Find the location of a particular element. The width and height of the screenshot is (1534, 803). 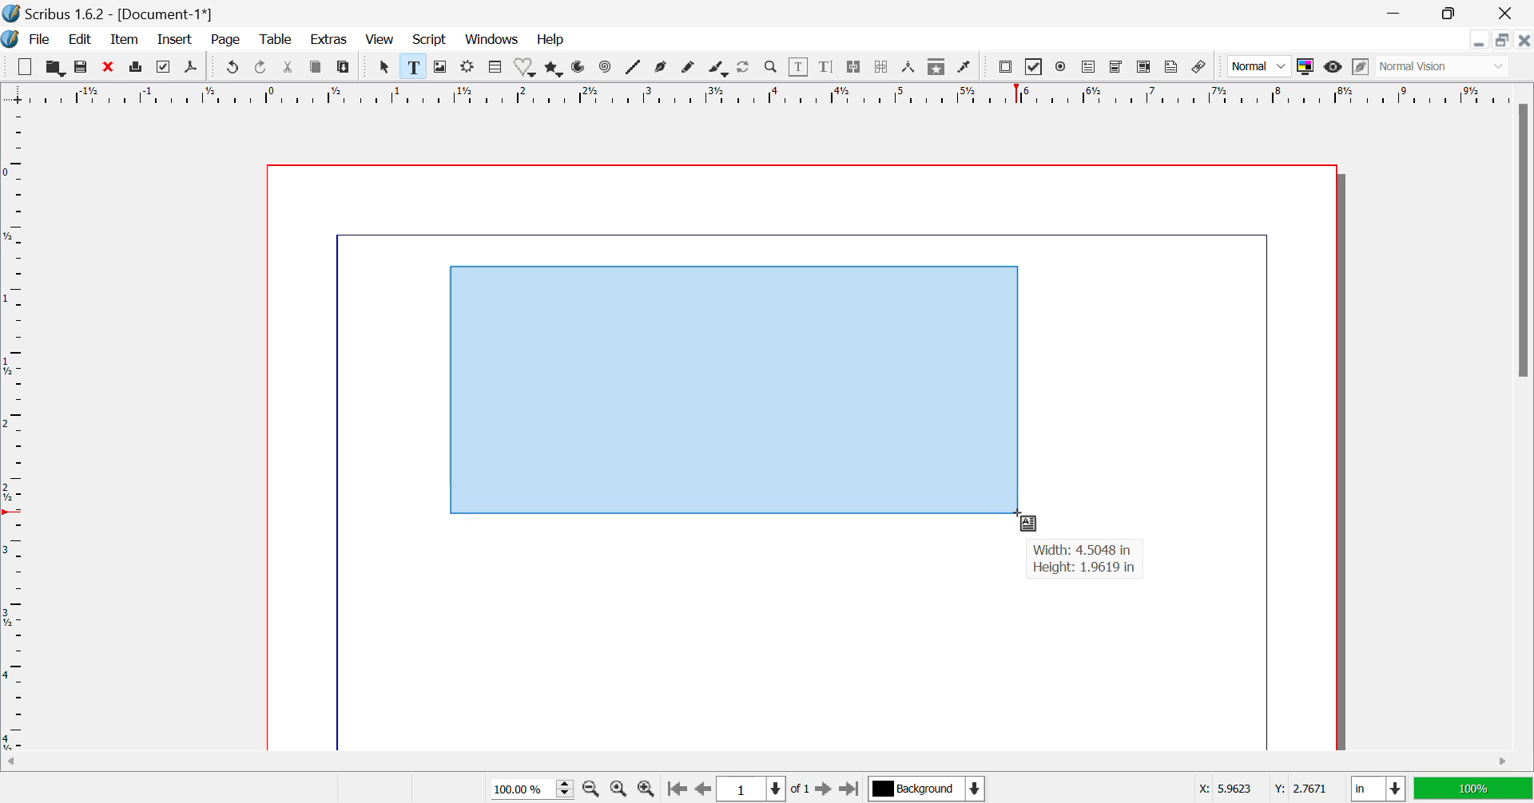

View is located at coordinates (380, 41).